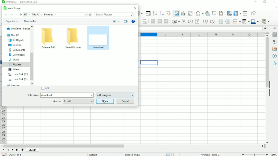 This screenshot has height=156, width=278. What do you see at coordinates (18, 74) in the screenshot?
I see `Local Disk (C:)` at bounding box center [18, 74].